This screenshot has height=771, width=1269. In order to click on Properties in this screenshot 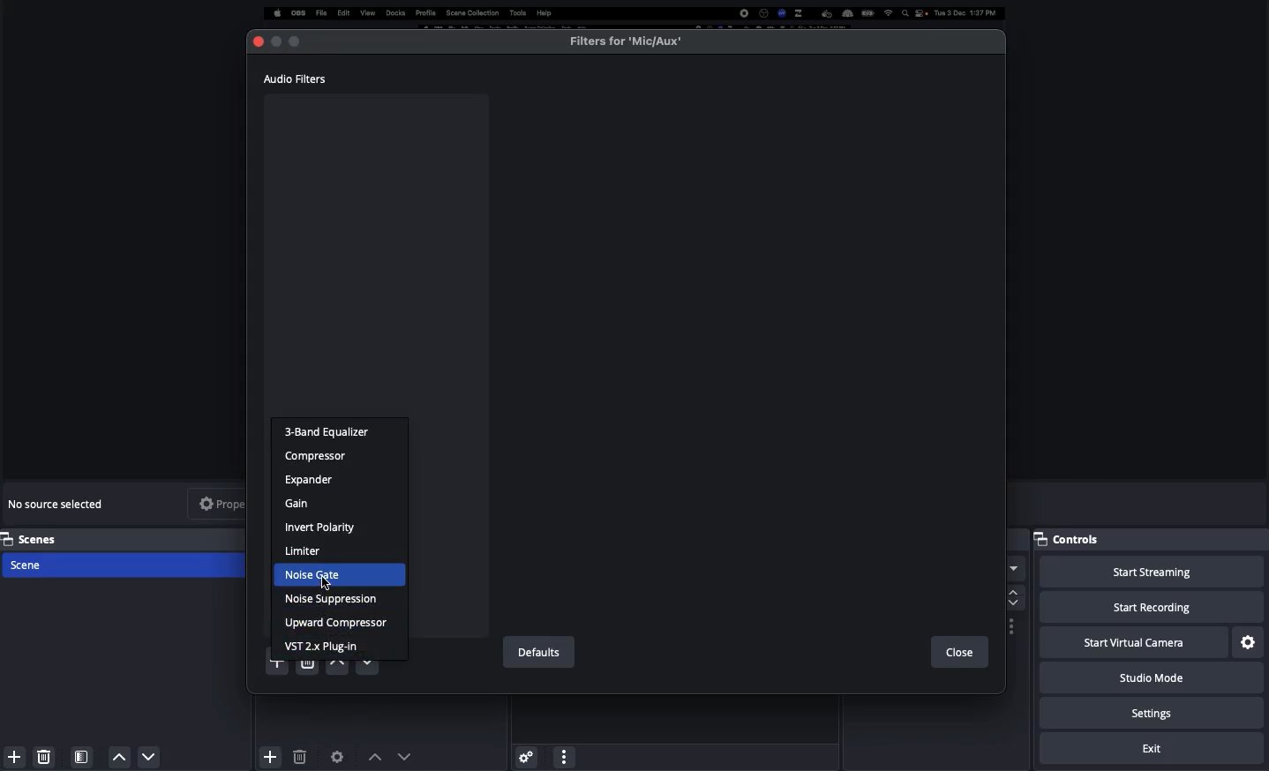, I will do `click(233, 503)`.